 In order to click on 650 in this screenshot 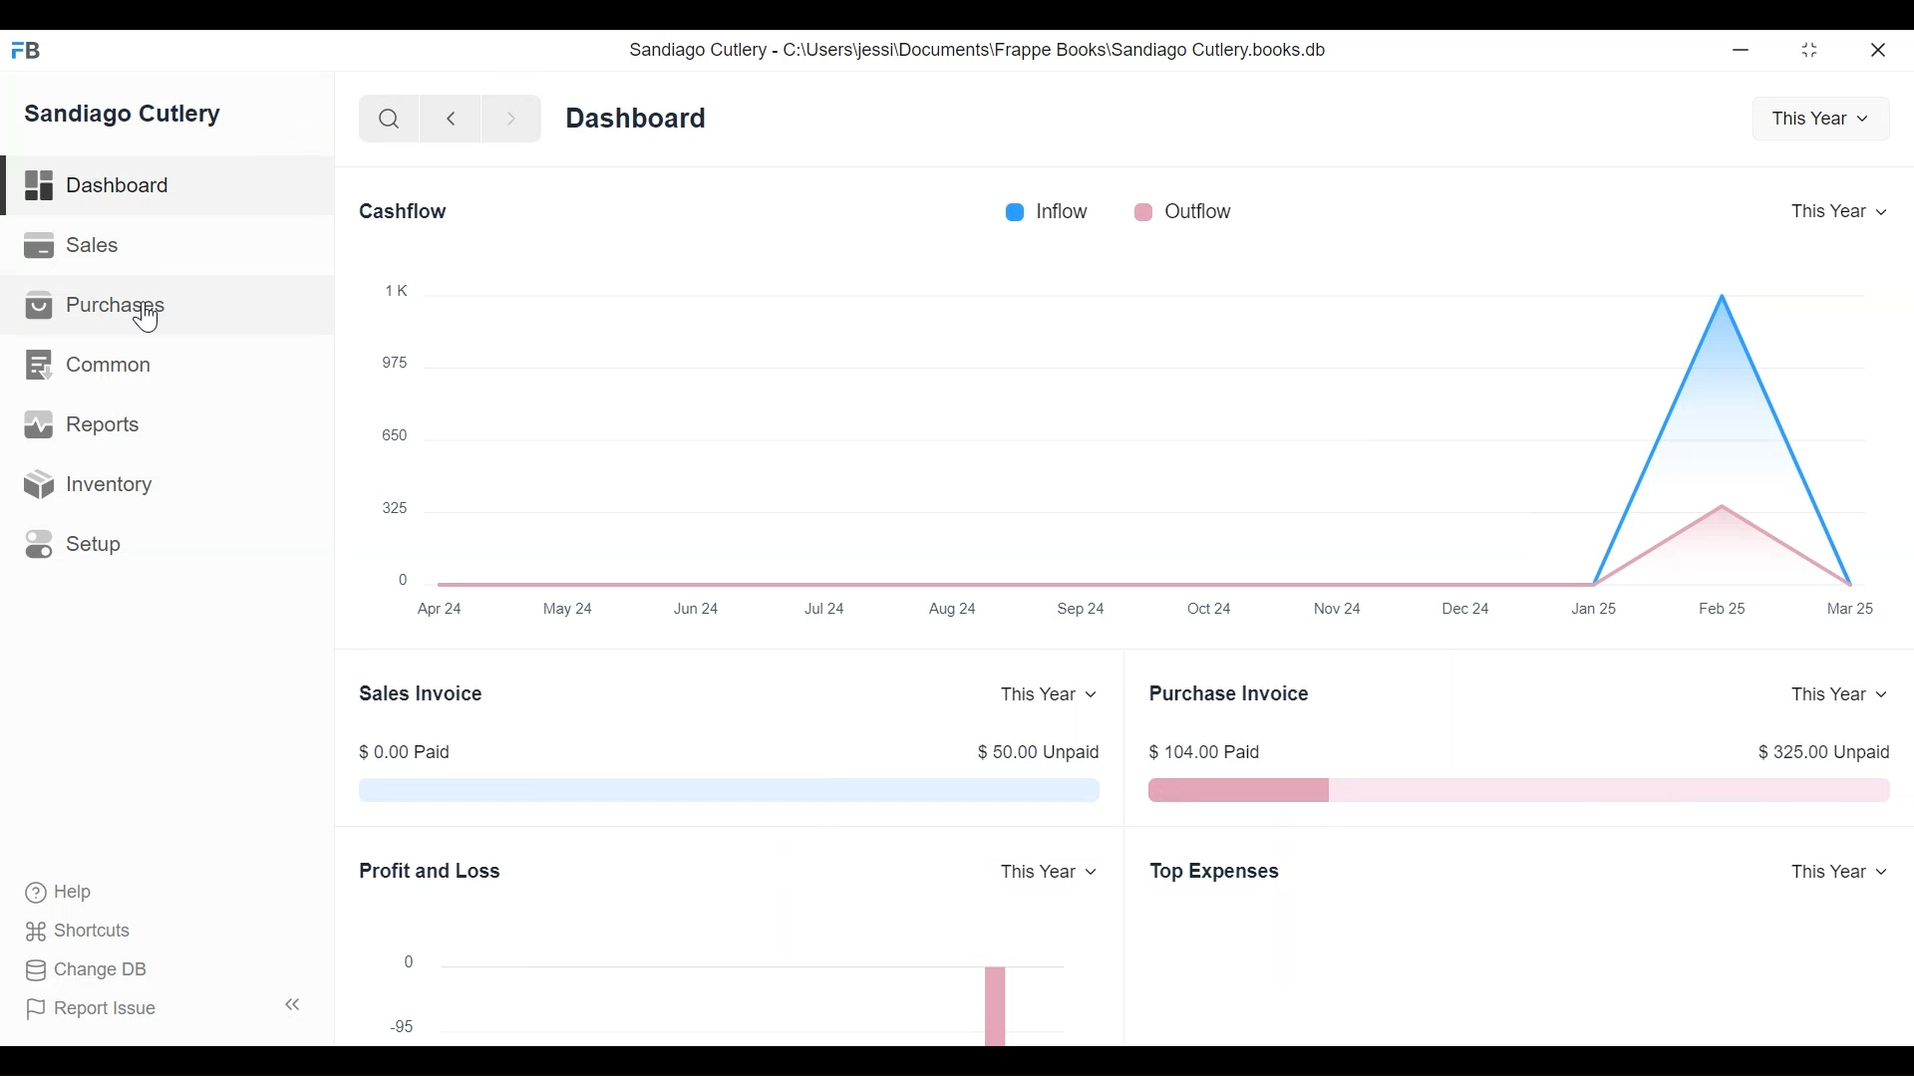, I will do `click(388, 432)`.